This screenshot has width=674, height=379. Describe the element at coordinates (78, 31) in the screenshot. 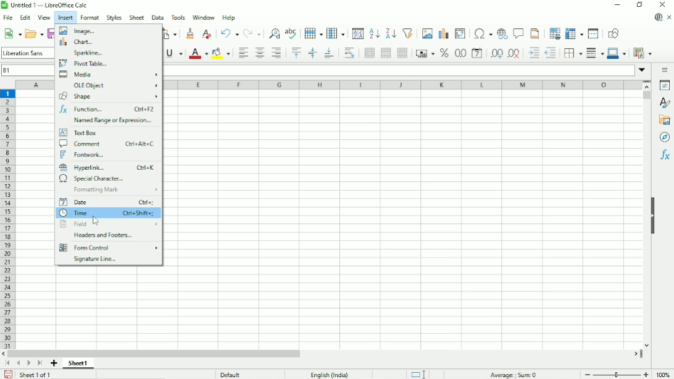

I see `Image` at that location.